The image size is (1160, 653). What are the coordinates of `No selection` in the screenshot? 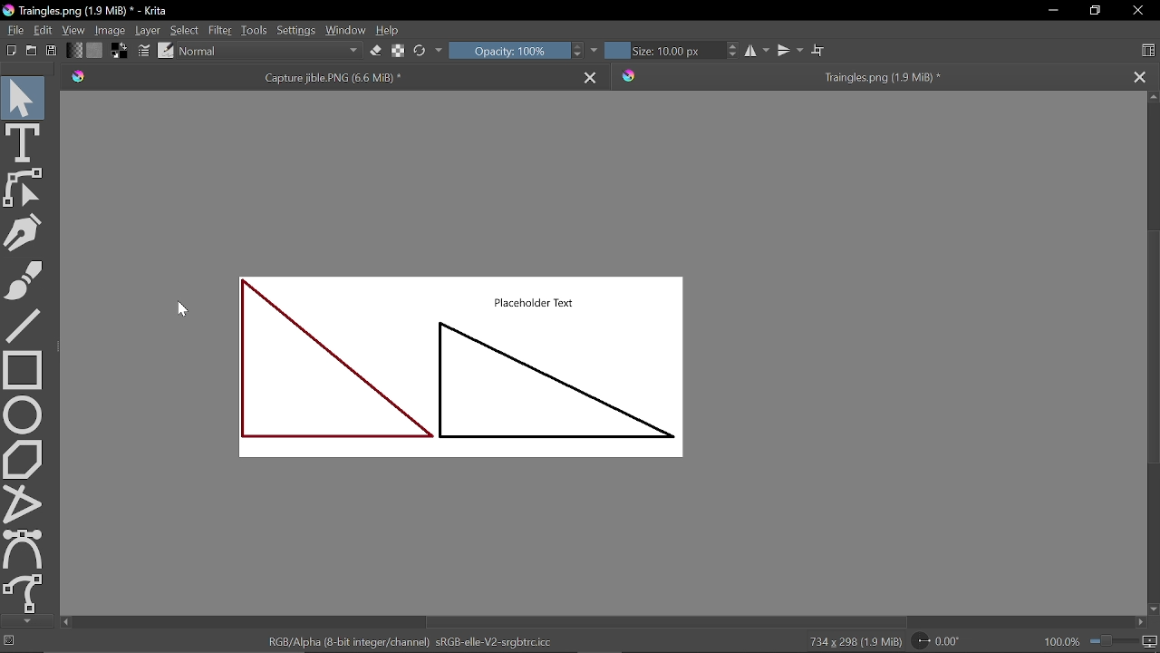 It's located at (9, 640).